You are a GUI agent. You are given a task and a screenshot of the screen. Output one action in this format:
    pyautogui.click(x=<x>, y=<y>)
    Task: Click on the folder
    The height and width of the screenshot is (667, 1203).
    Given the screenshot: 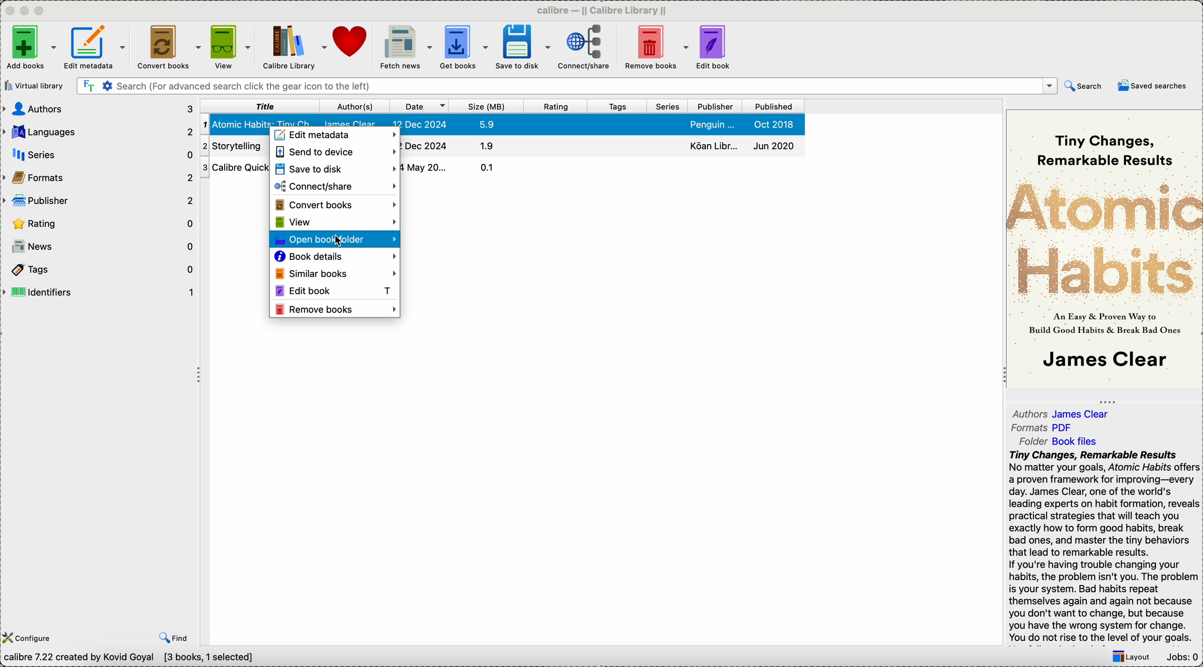 What is the action you would take?
    pyautogui.click(x=1064, y=440)
    